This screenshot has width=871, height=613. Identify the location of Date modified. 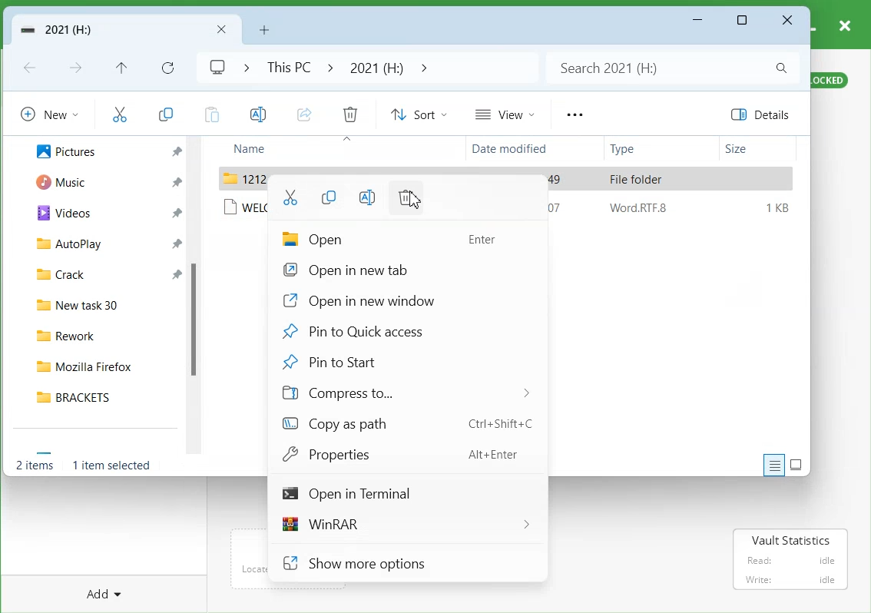
(514, 150).